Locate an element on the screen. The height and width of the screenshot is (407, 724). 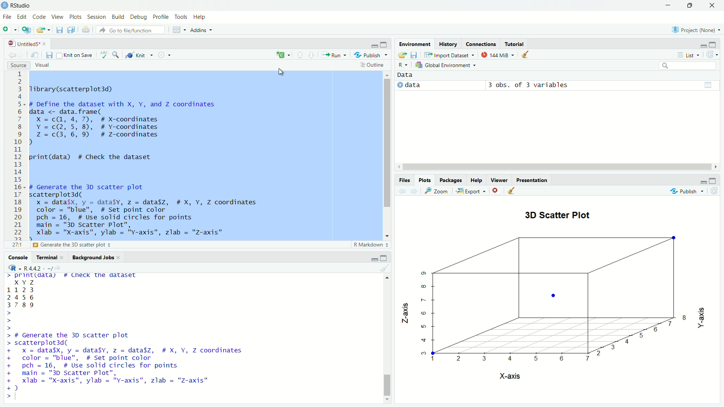
view a larger version of the plot in a new window is located at coordinates (437, 191).